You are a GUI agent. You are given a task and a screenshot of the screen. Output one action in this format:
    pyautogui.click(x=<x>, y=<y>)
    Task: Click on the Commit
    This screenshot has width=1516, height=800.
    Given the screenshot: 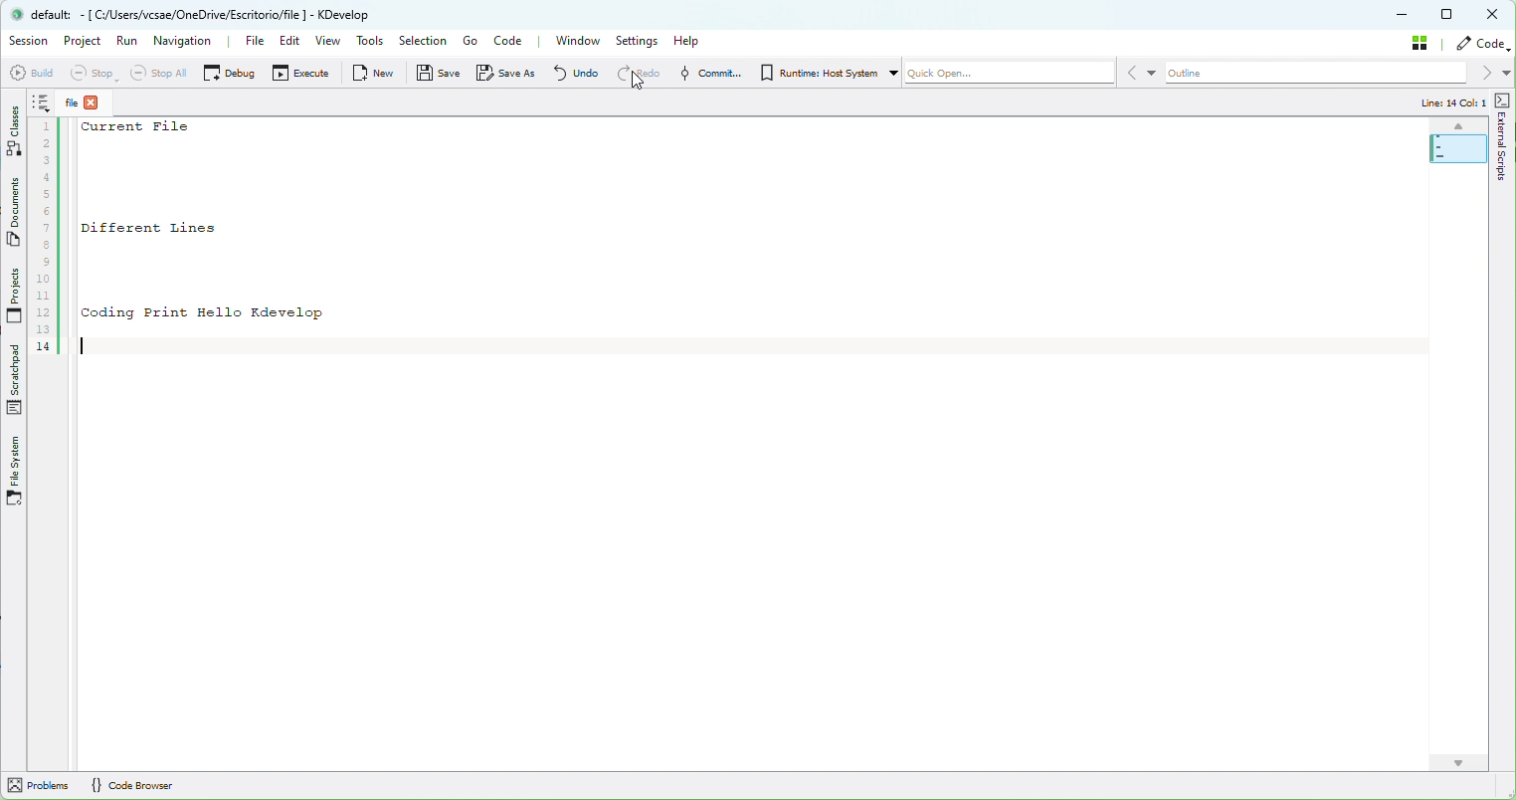 What is the action you would take?
    pyautogui.click(x=710, y=74)
    